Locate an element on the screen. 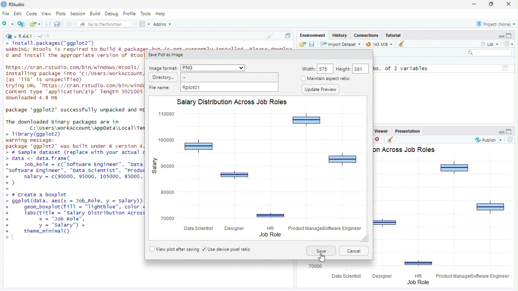 Image resolution: width=518 pixels, height=291 pixels. Clear all plots is located at coordinates (392, 139).